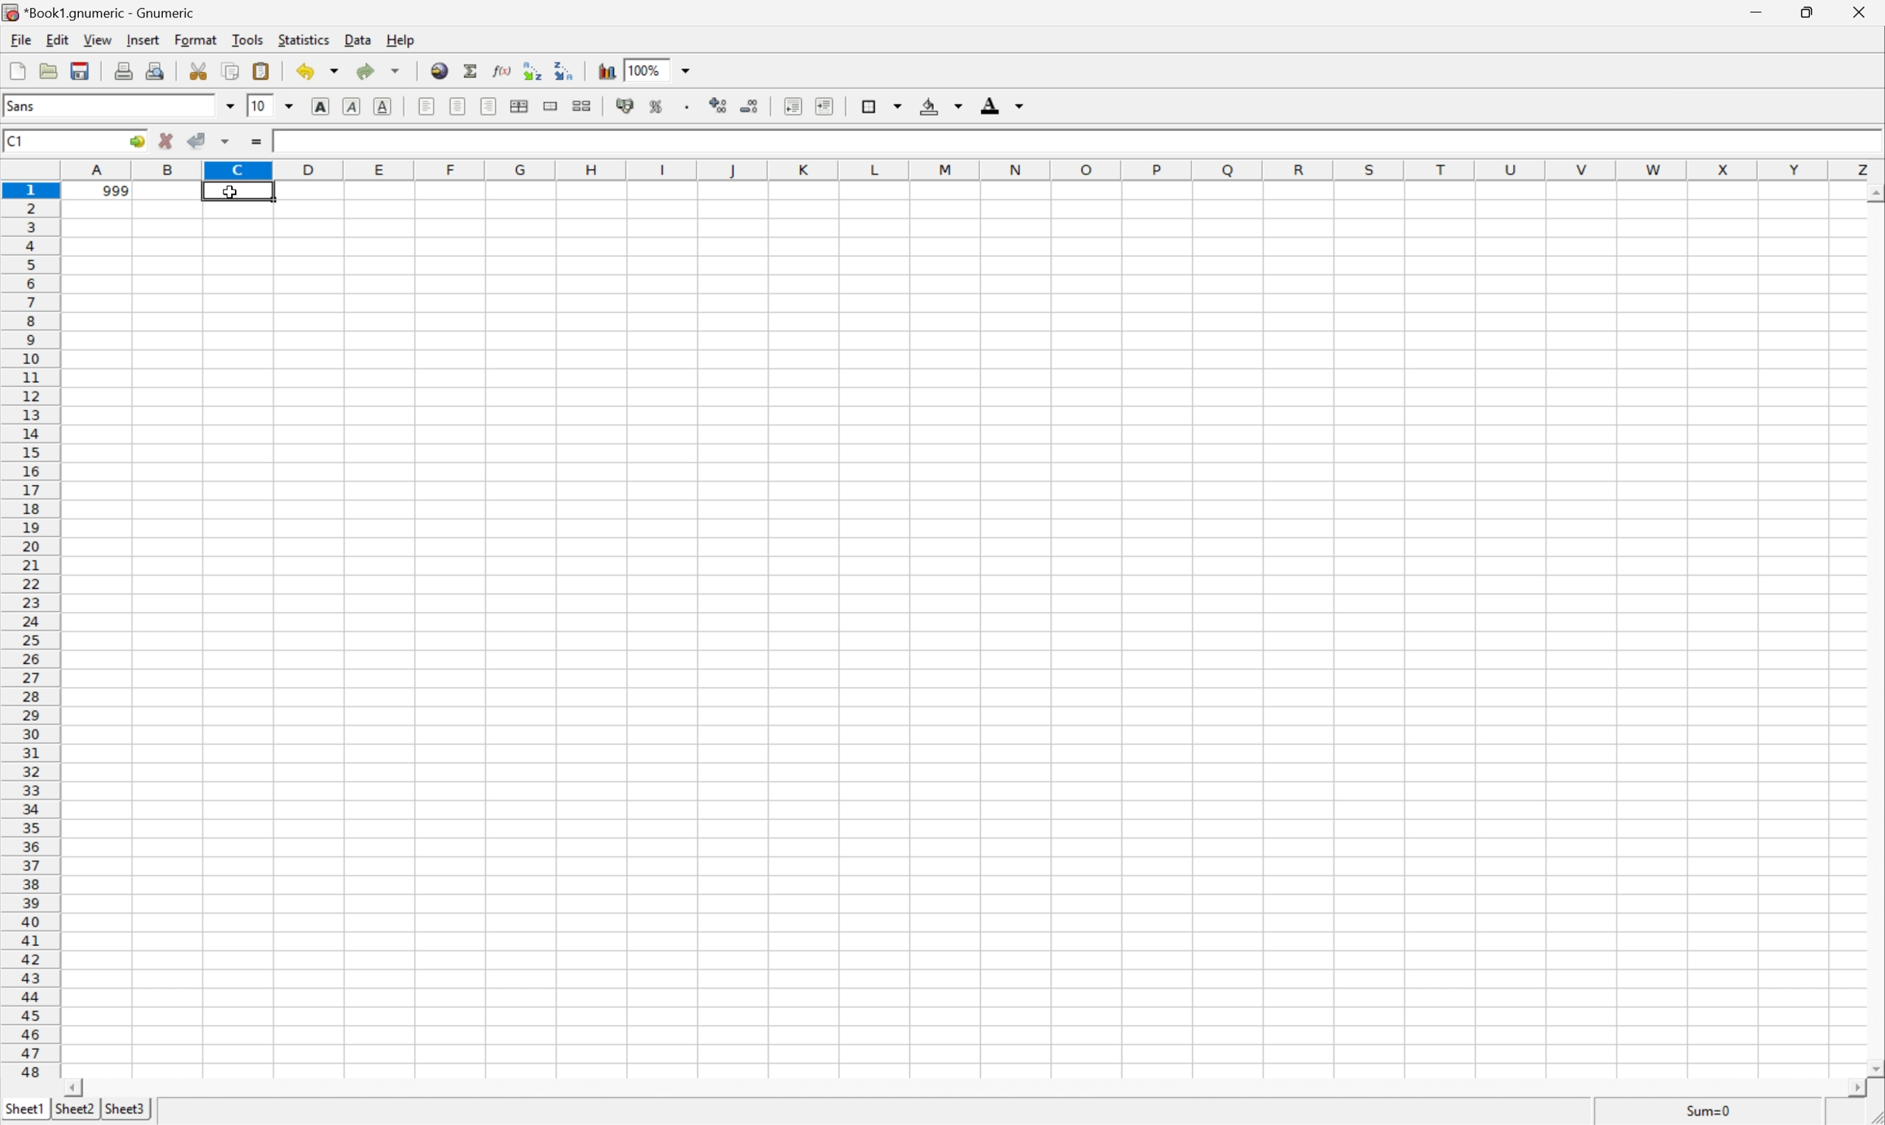 The width and height of the screenshot is (1885, 1125). Describe the element at coordinates (74, 1114) in the screenshot. I see `sheet2` at that location.